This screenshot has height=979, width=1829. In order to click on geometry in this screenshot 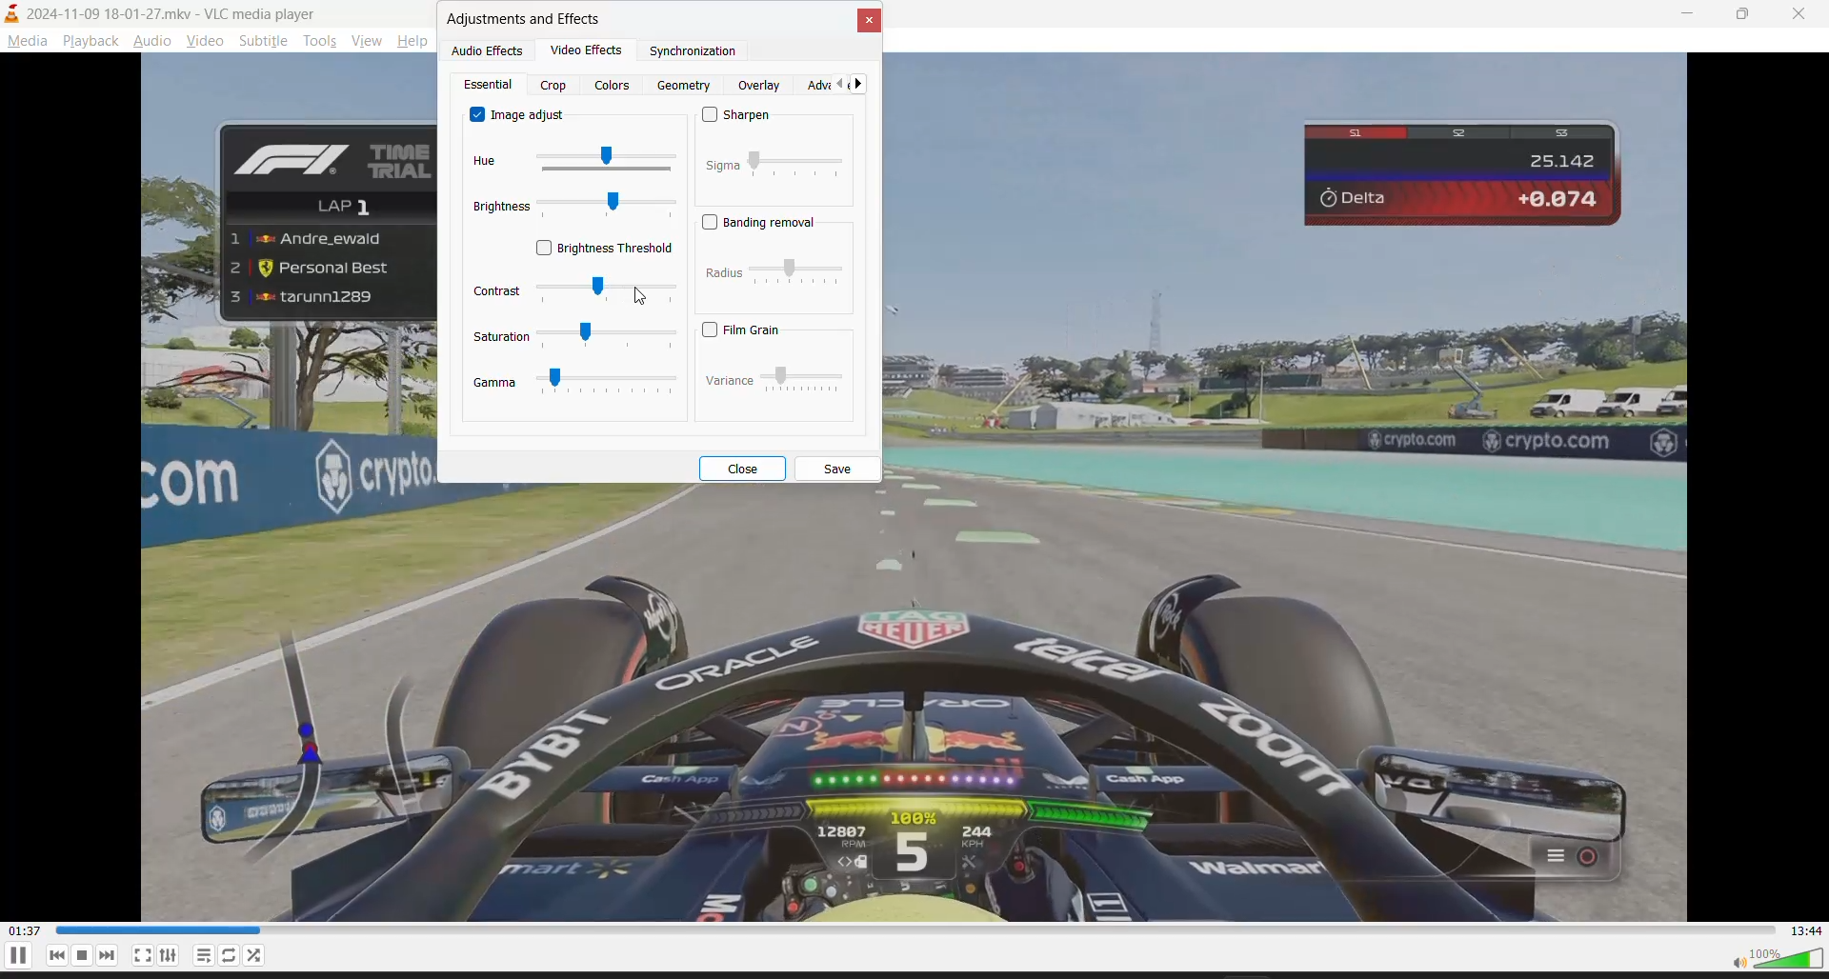, I will do `click(686, 85)`.